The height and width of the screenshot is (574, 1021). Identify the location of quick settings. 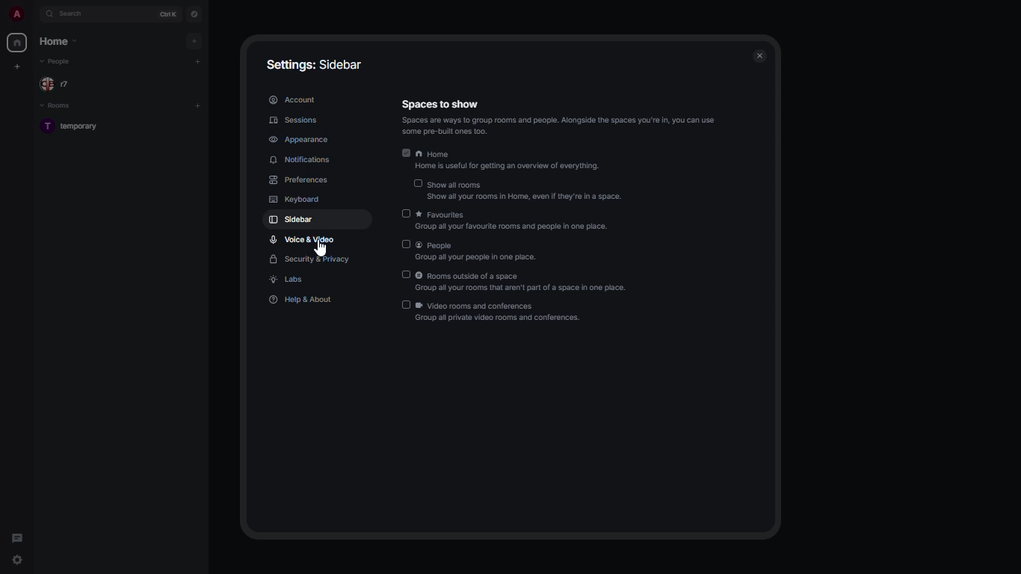
(17, 560).